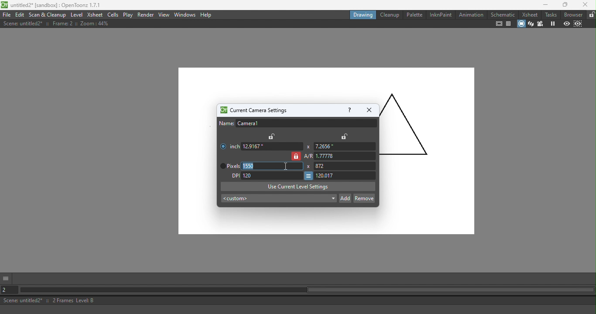  What do you see at coordinates (427, 170) in the screenshot?
I see `canvas` at bounding box center [427, 170].